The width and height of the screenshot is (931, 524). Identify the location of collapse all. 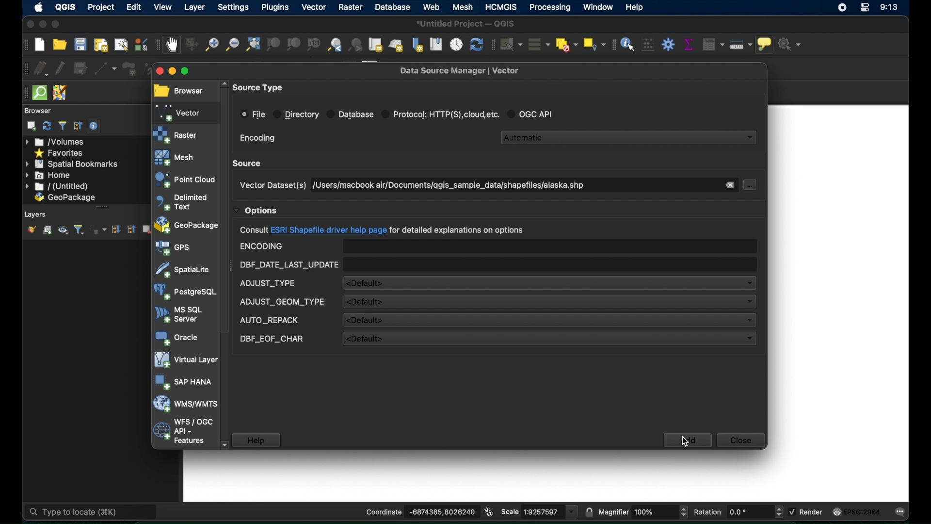
(78, 126).